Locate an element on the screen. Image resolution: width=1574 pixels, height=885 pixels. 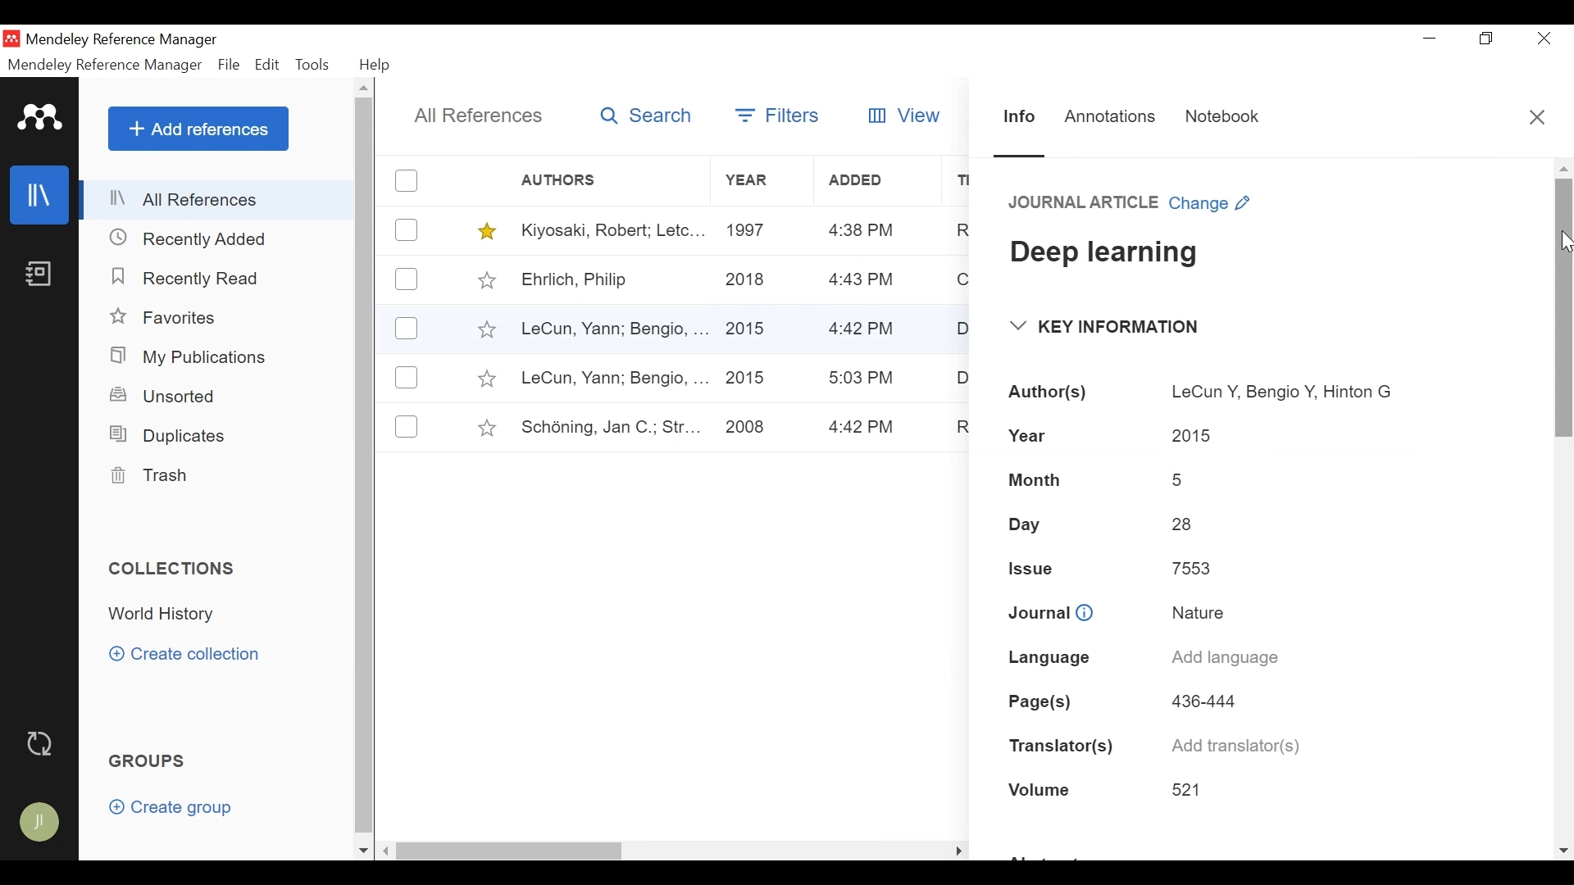
Scroll down is located at coordinates (363, 851).